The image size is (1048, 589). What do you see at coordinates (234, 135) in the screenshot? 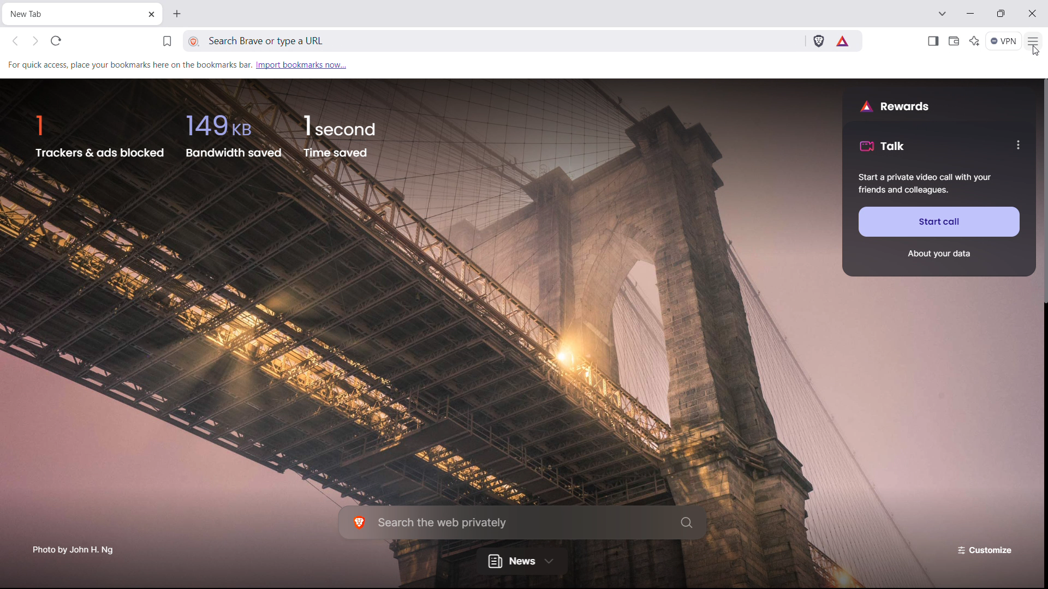
I see `149KB bandwidth saved` at bounding box center [234, 135].